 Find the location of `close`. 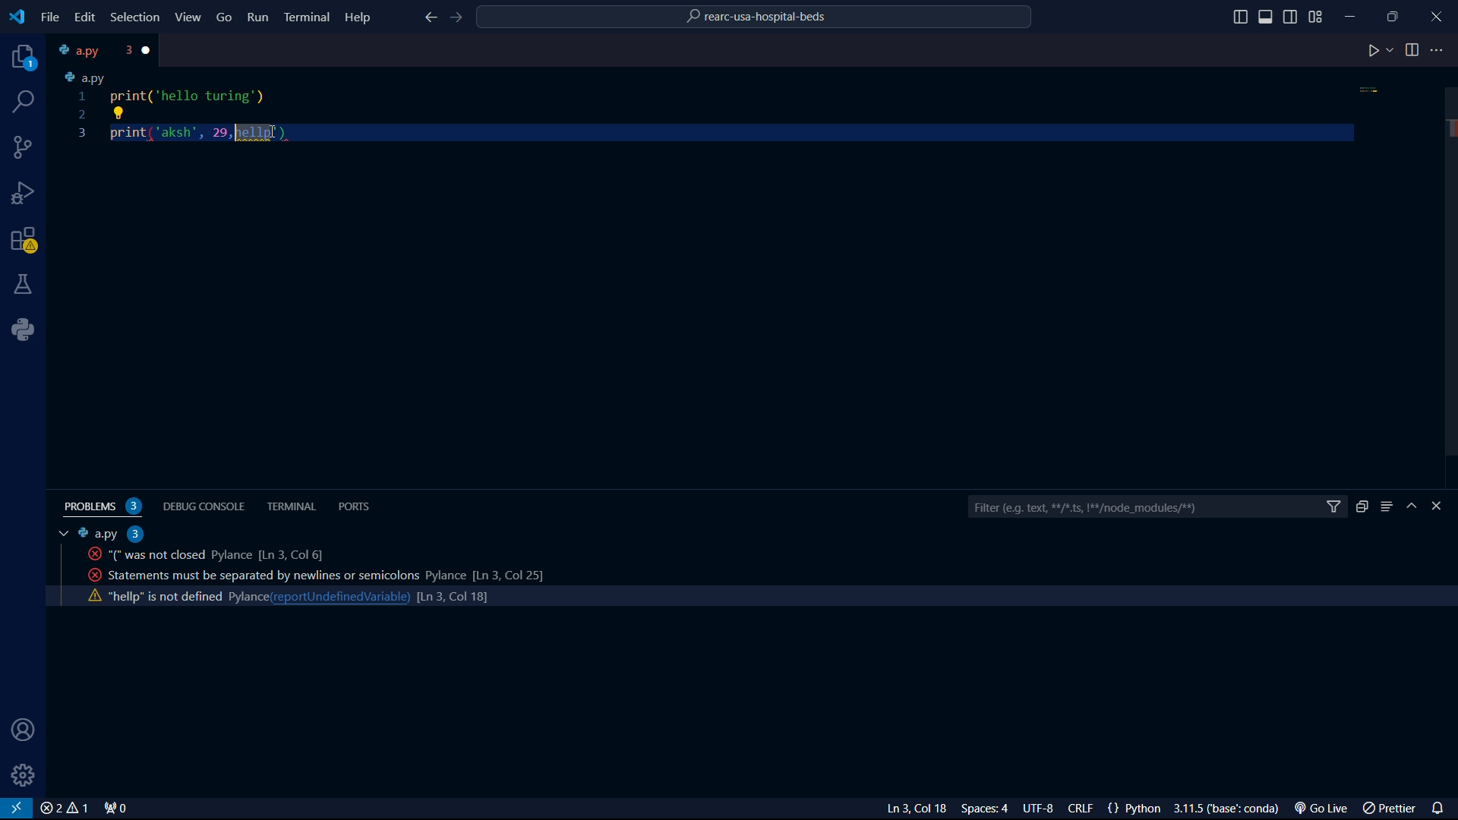

close is located at coordinates (150, 50).